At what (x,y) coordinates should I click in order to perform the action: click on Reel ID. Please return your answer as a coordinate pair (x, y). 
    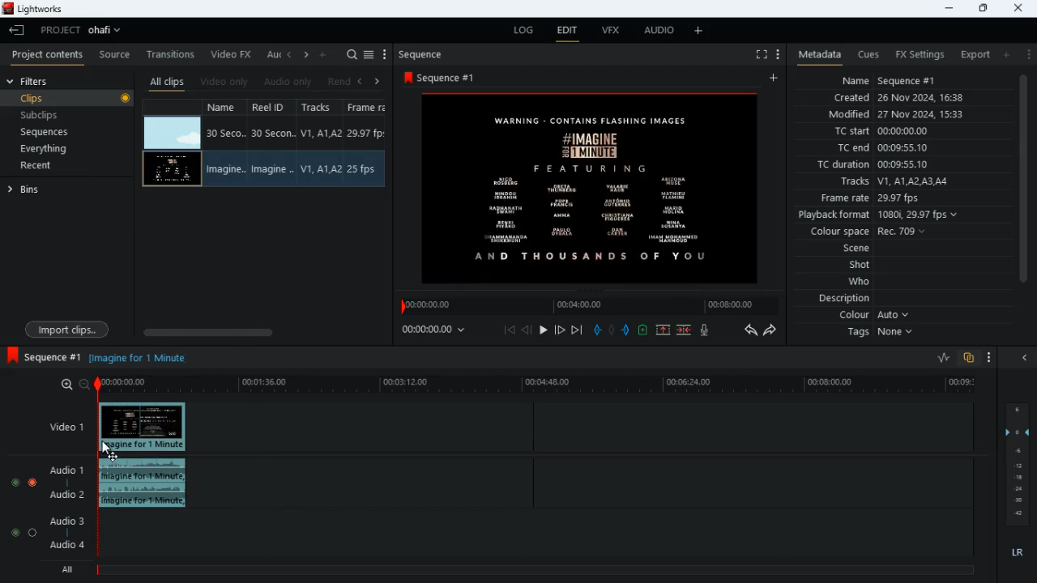
    Looking at the image, I should click on (274, 134).